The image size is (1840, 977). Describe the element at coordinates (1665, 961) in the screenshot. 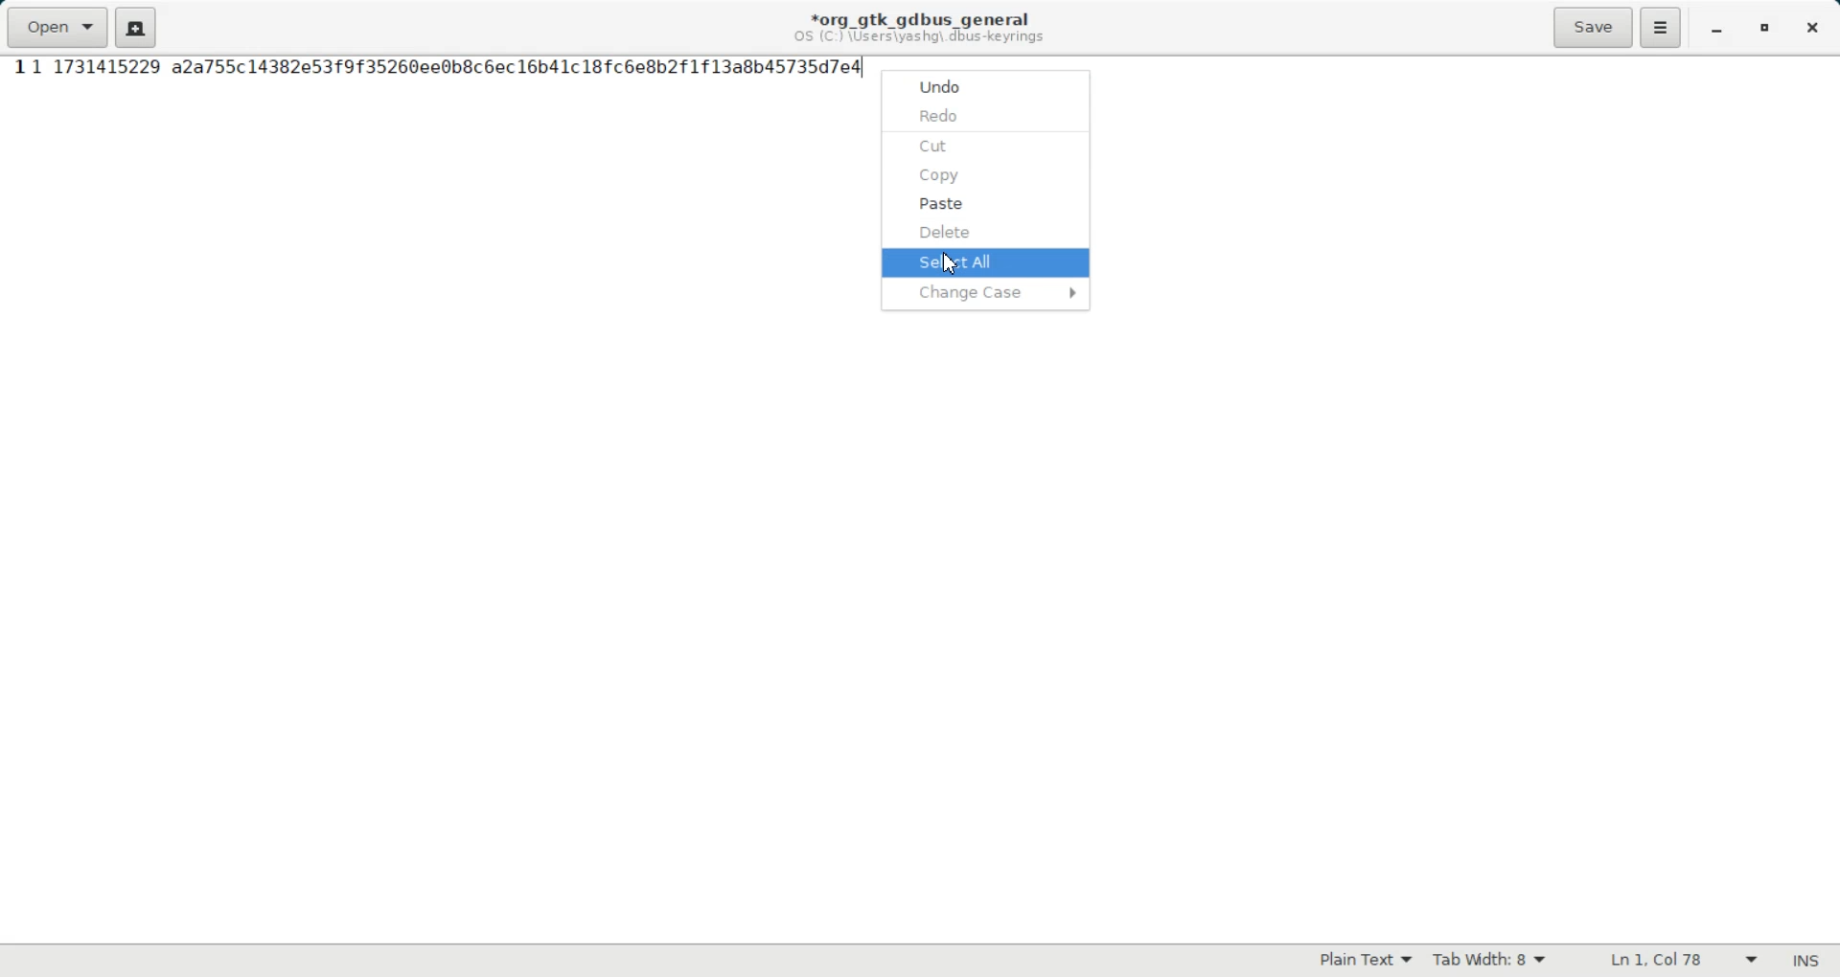

I see `Text Wrapping` at that location.